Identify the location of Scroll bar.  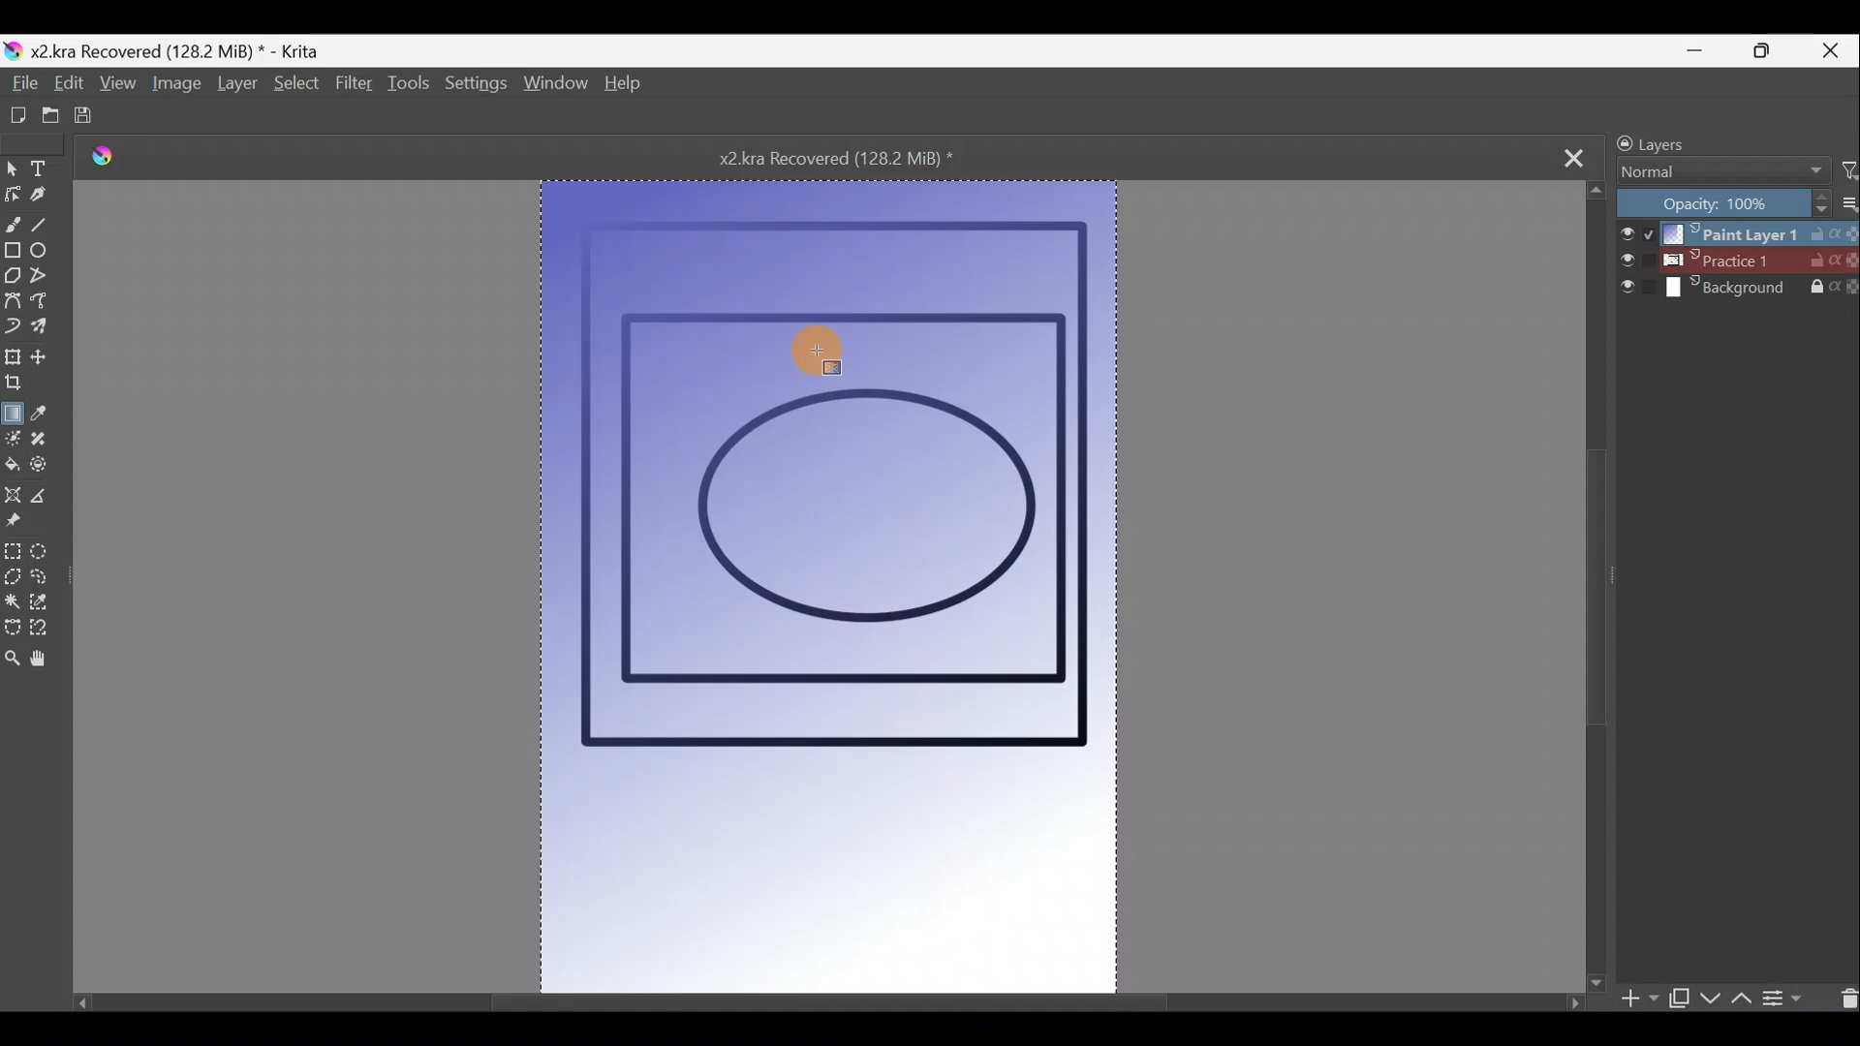
(822, 997).